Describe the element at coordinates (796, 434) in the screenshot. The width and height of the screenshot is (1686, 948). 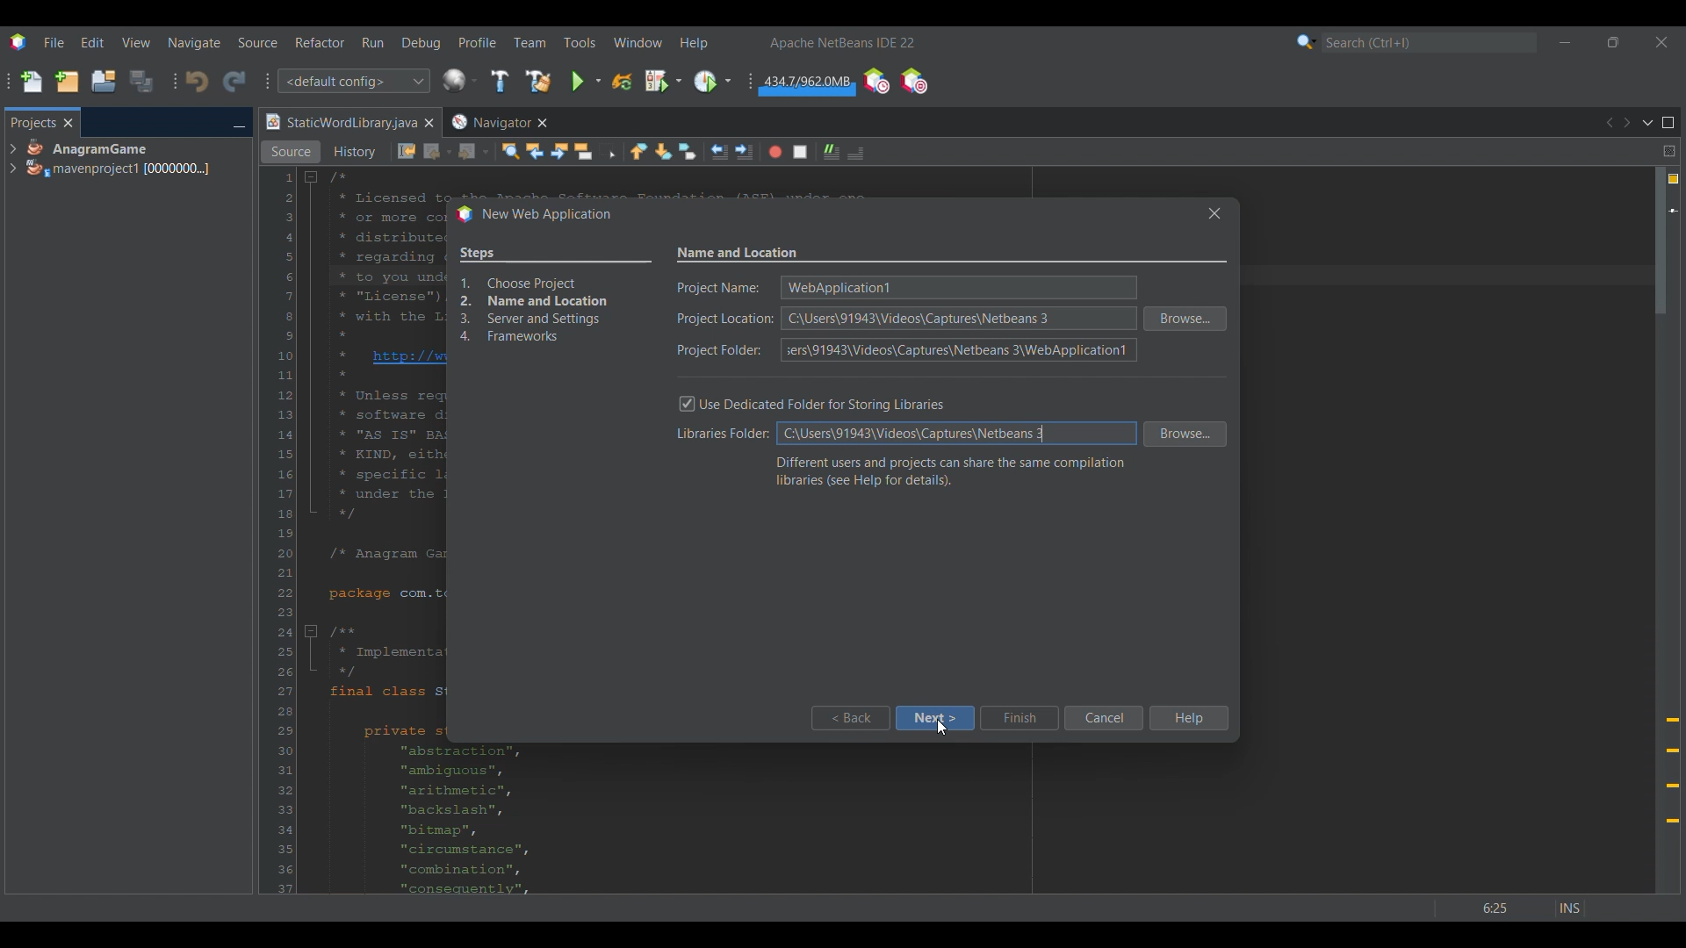
I see `Default text selected by cursor` at that location.